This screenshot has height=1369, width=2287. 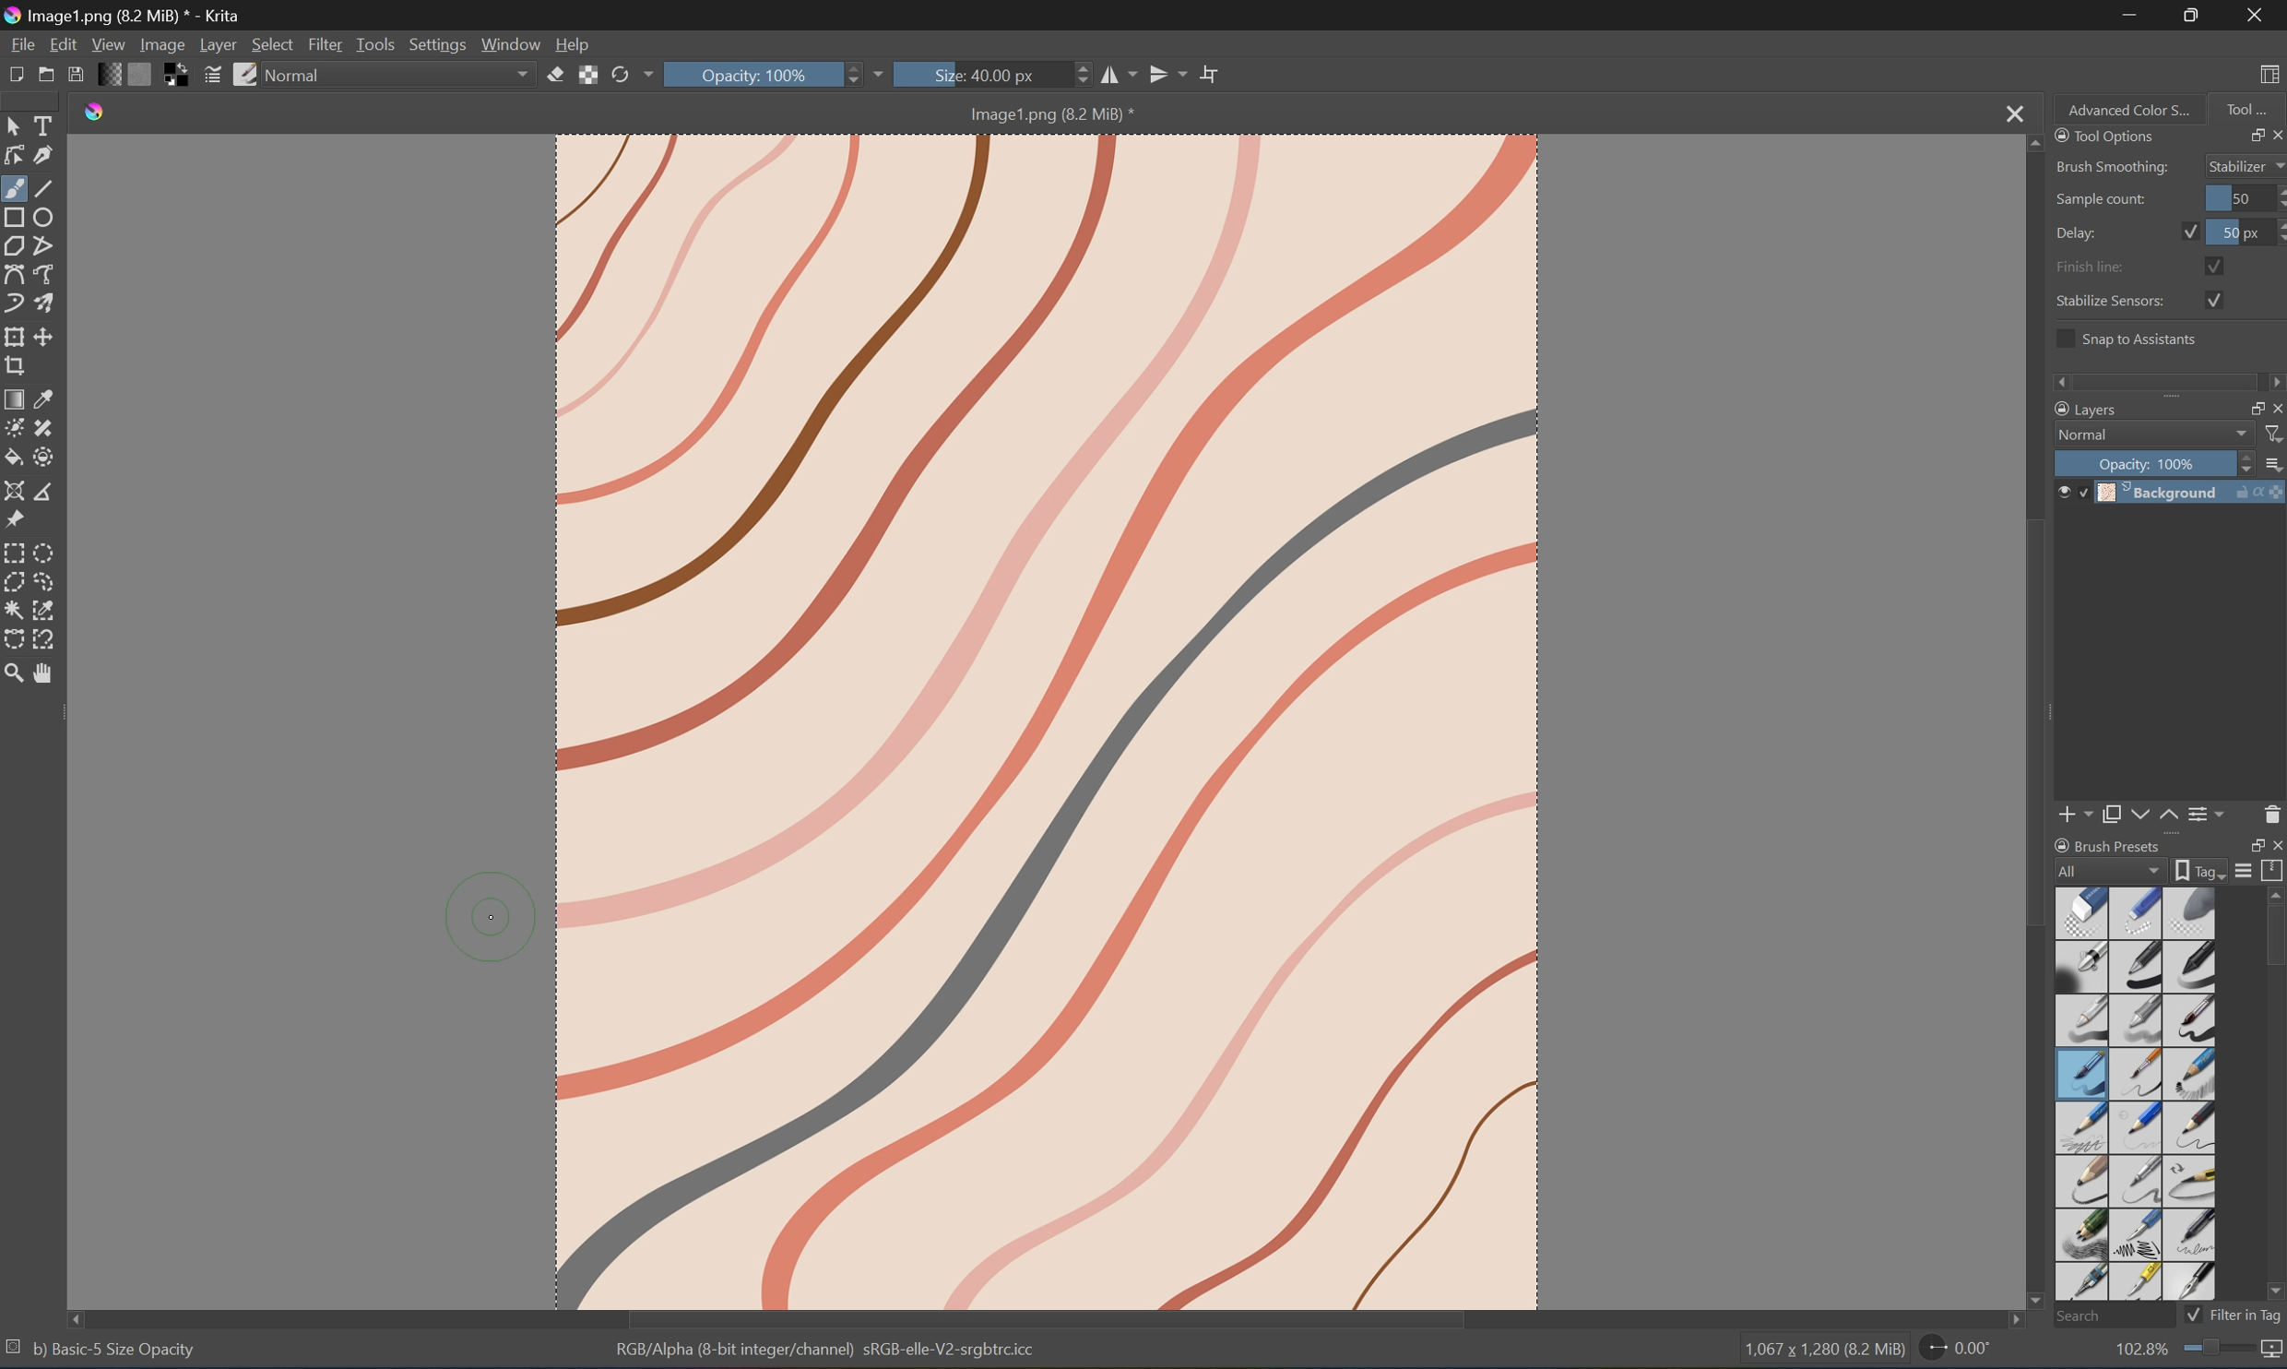 What do you see at coordinates (301, 74) in the screenshot?
I see `Normal` at bounding box center [301, 74].